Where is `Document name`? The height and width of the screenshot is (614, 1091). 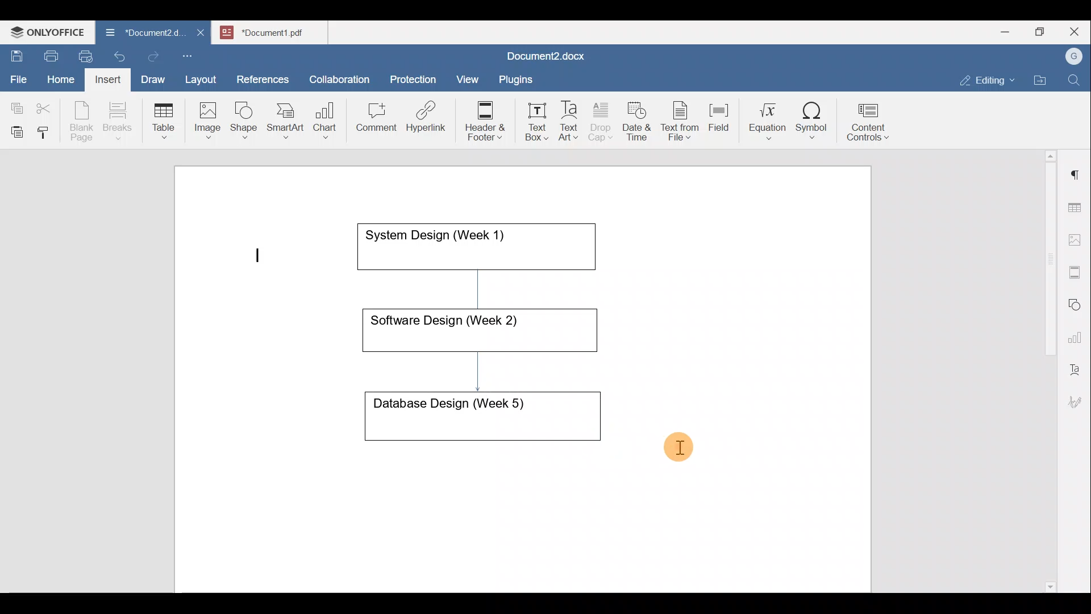 Document name is located at coordinates (276, 31).